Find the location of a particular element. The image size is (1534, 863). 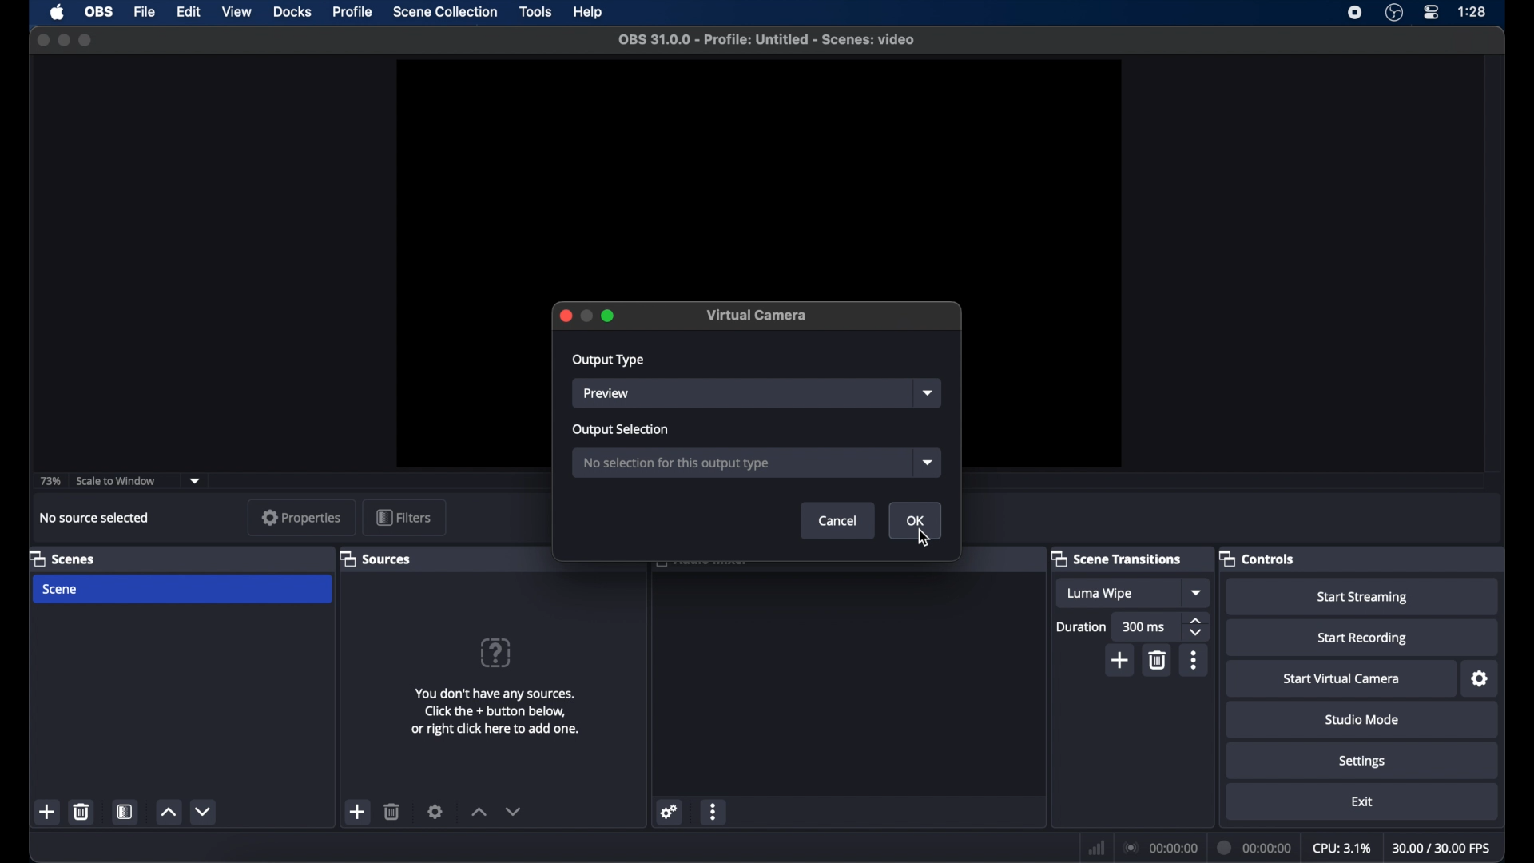

300 ms is located at coordinates (1146, 626).